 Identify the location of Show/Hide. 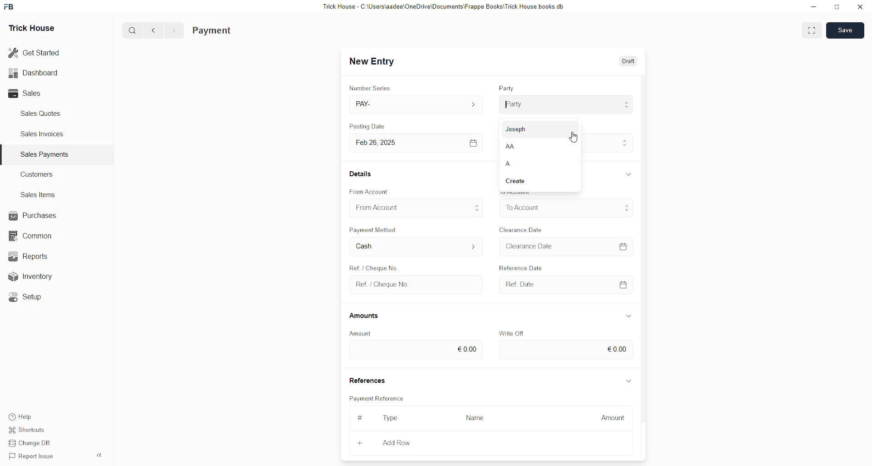
(628, 316).